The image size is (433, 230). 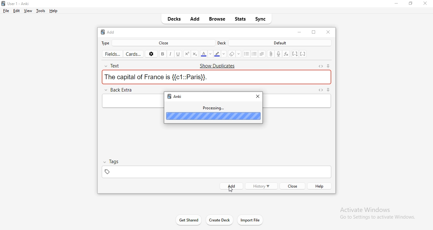 I want to click on back extra, so click(x=120, y=89).